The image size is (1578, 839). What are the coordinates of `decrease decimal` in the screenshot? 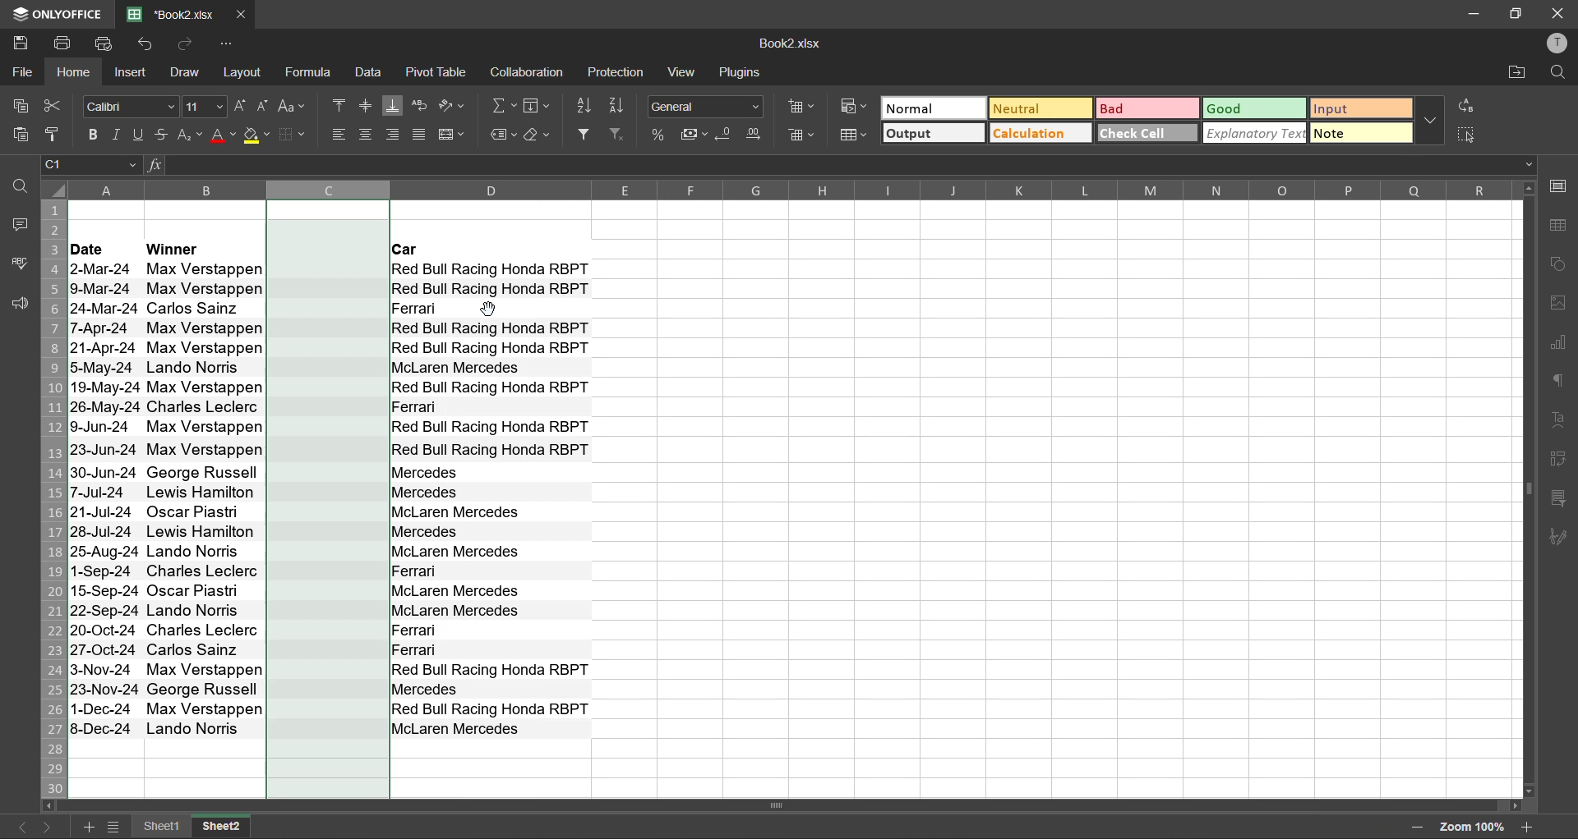 It's located at (725, 135).